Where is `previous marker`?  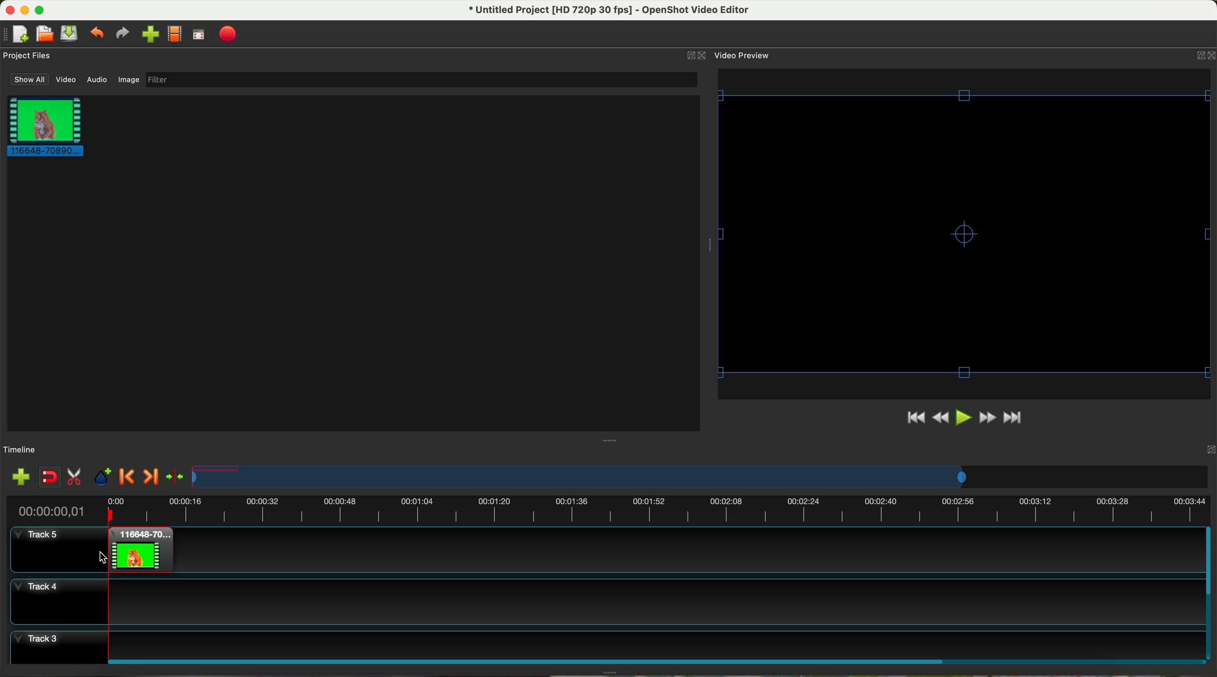 previous marker is located at coordinates (128, 476).